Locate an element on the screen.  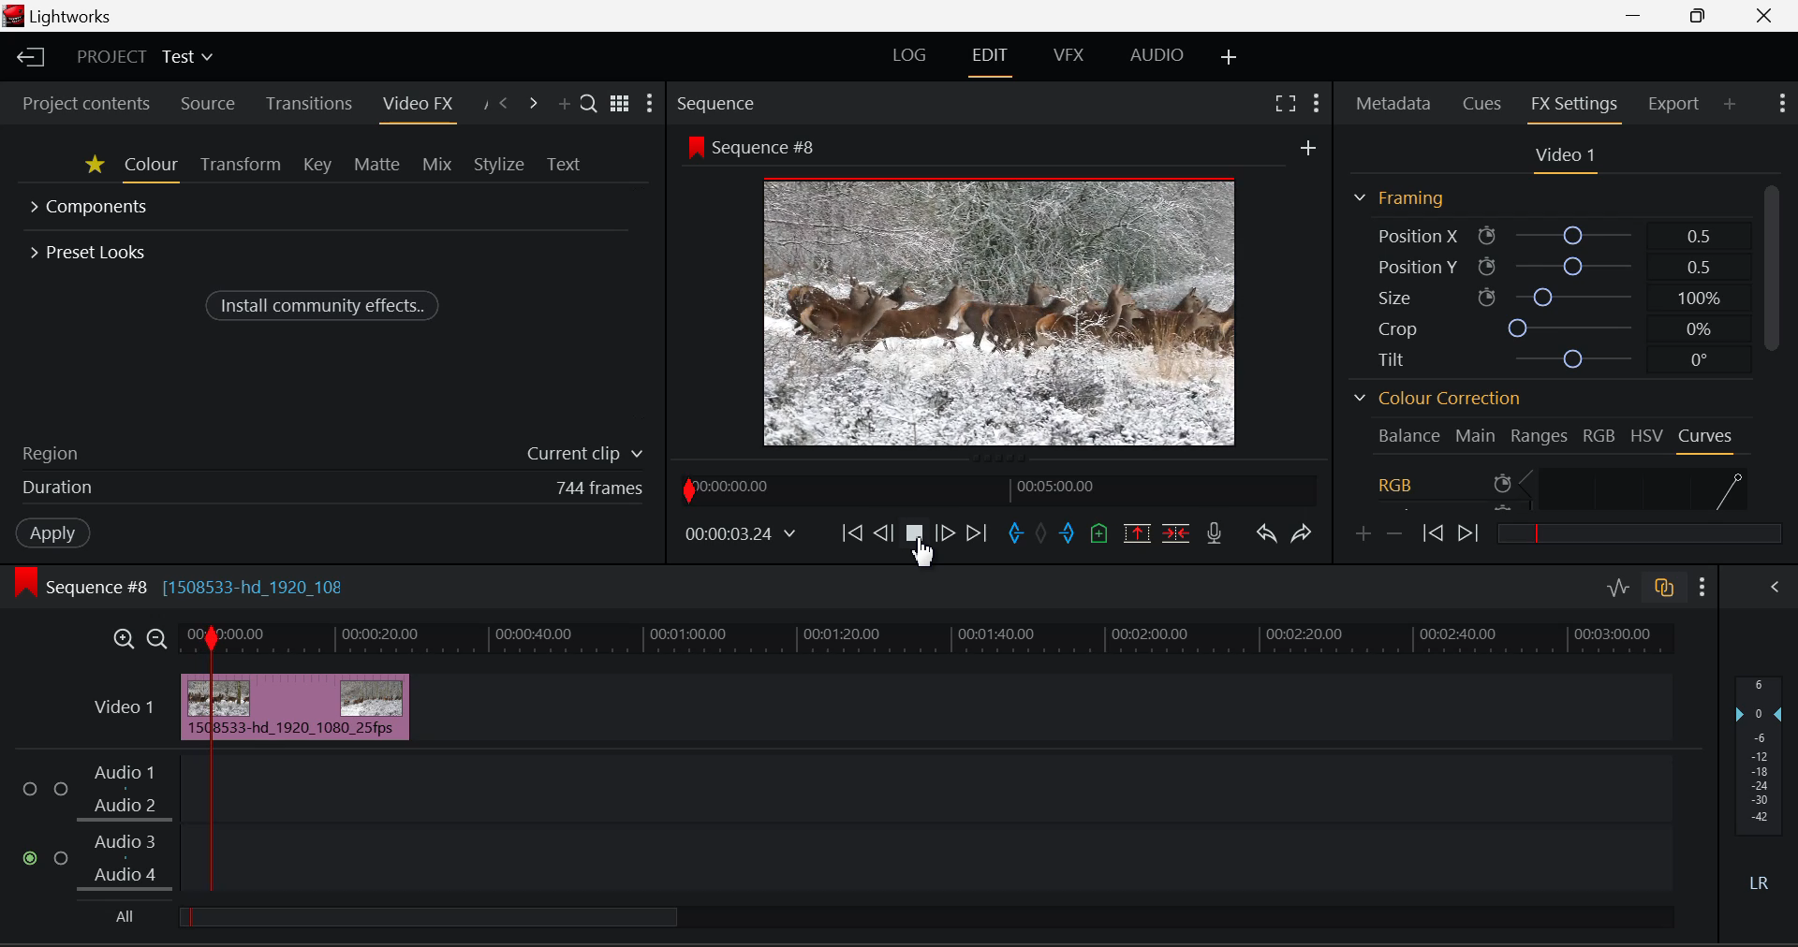
Export is located at coordinates (1673, 101).